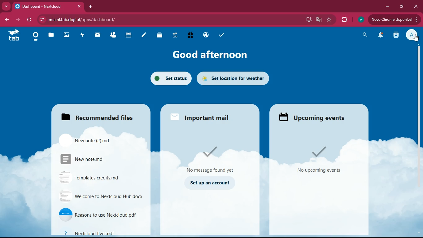  What do you see at coordinates (379, 36) in the screenshot?
I see `notification` at bounding box center [379, 36].